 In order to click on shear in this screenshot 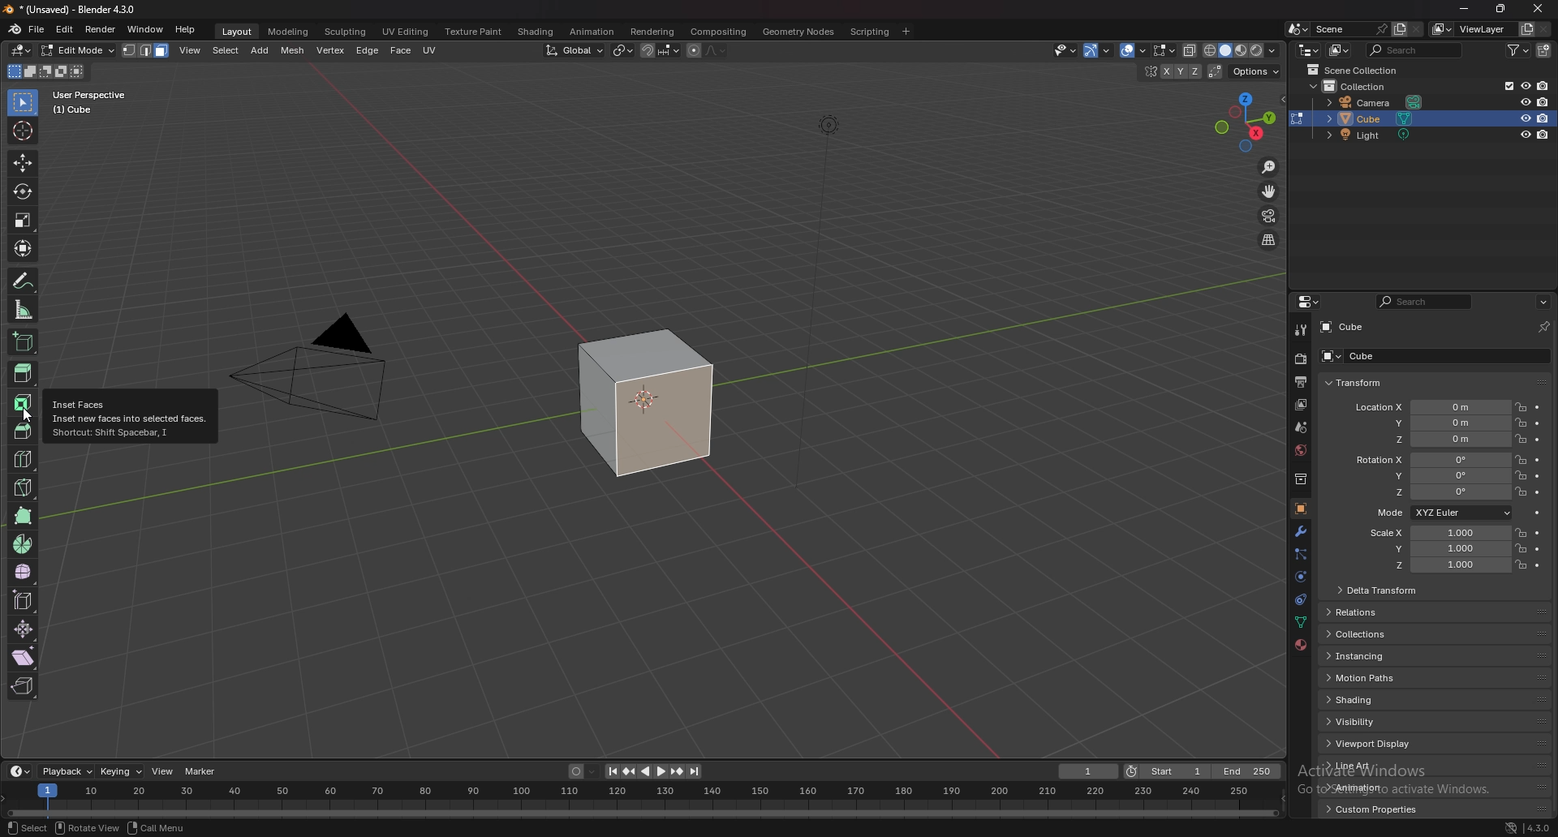, I will do `click(24, 657)`.